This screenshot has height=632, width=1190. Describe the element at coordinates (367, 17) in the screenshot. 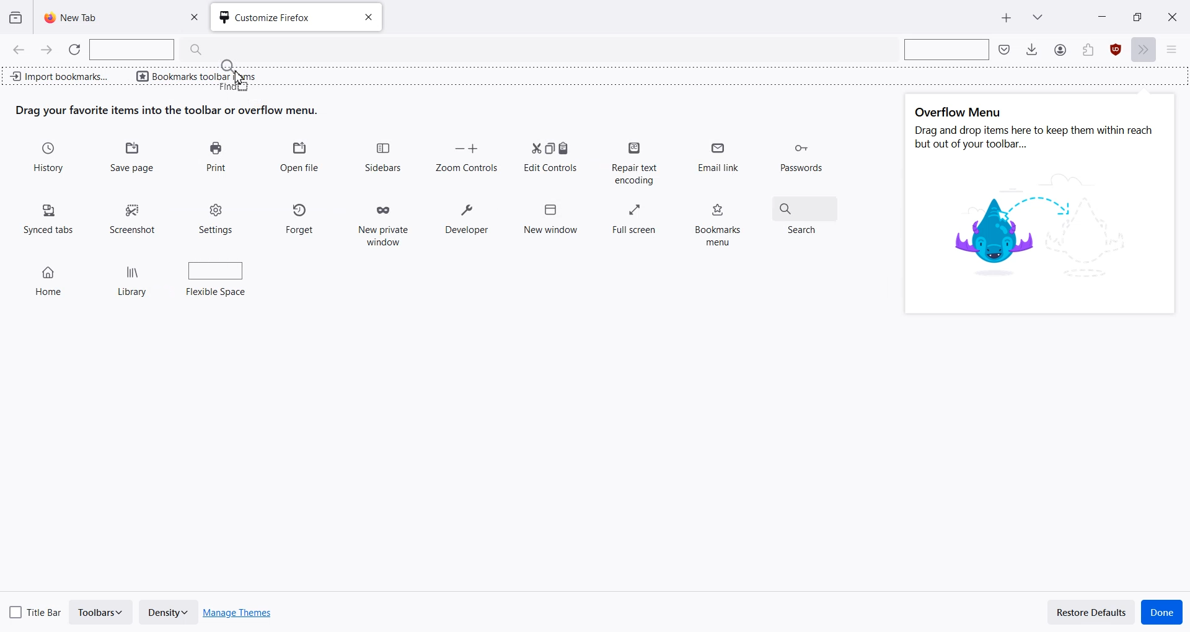

I see `Close tab` at that location.